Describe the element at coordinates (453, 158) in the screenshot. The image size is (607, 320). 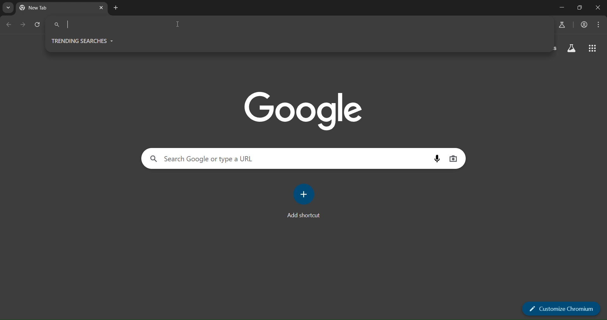
I see `image search` at that location.